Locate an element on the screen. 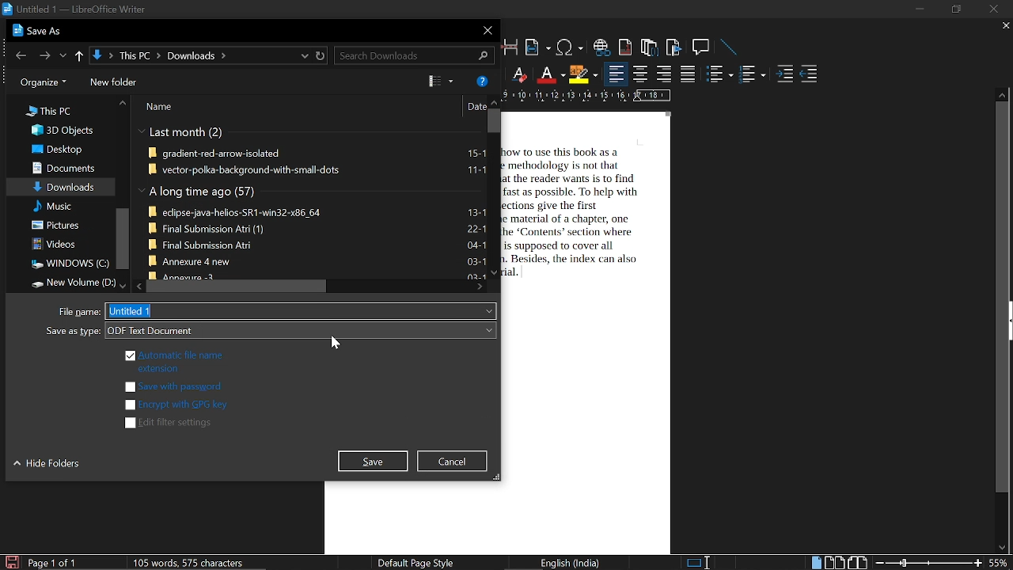 The height and width of the screenshot is (570, 1013). increase indent is located at coordinates (784, 74).